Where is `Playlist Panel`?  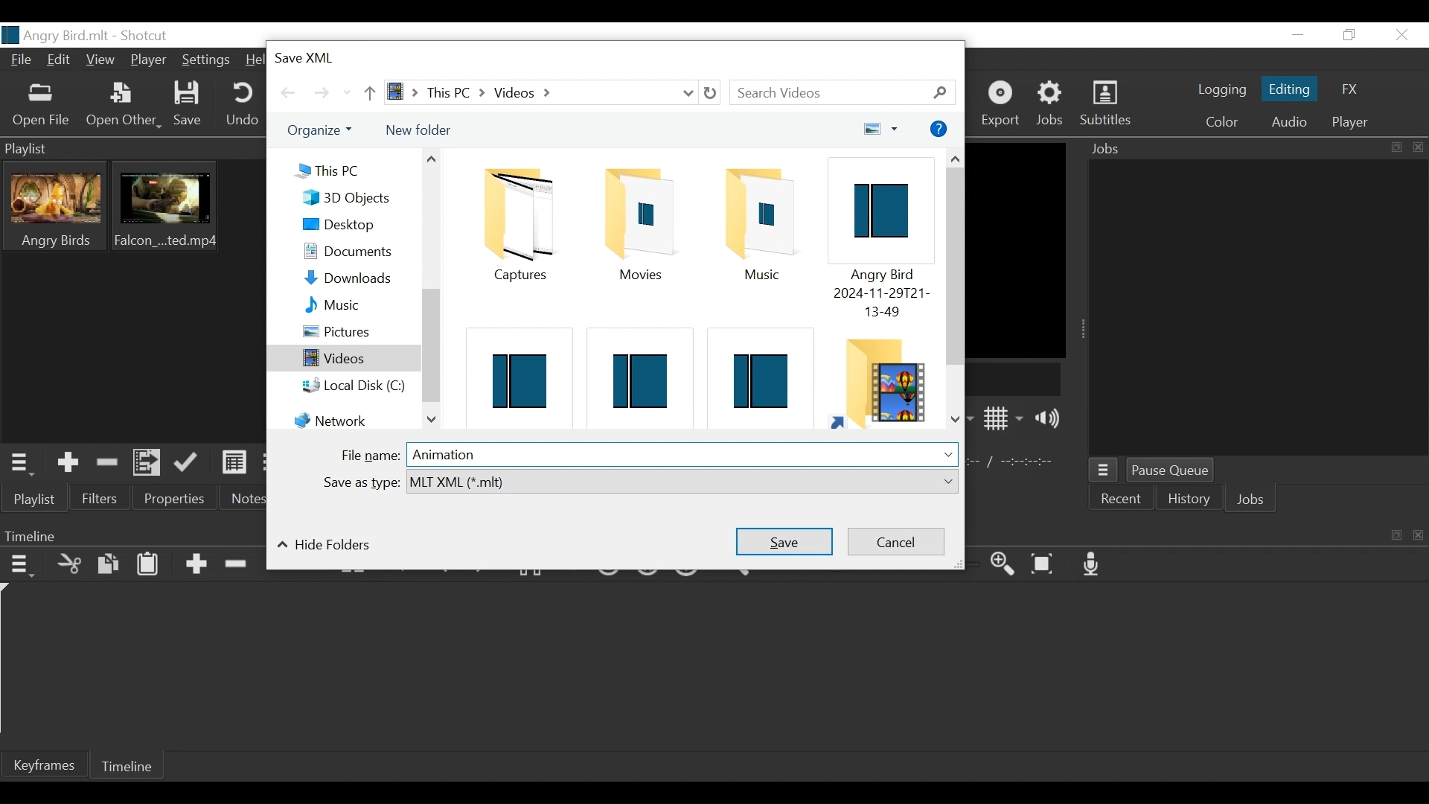 Playlist Panel is located at coordinates (130, 147).